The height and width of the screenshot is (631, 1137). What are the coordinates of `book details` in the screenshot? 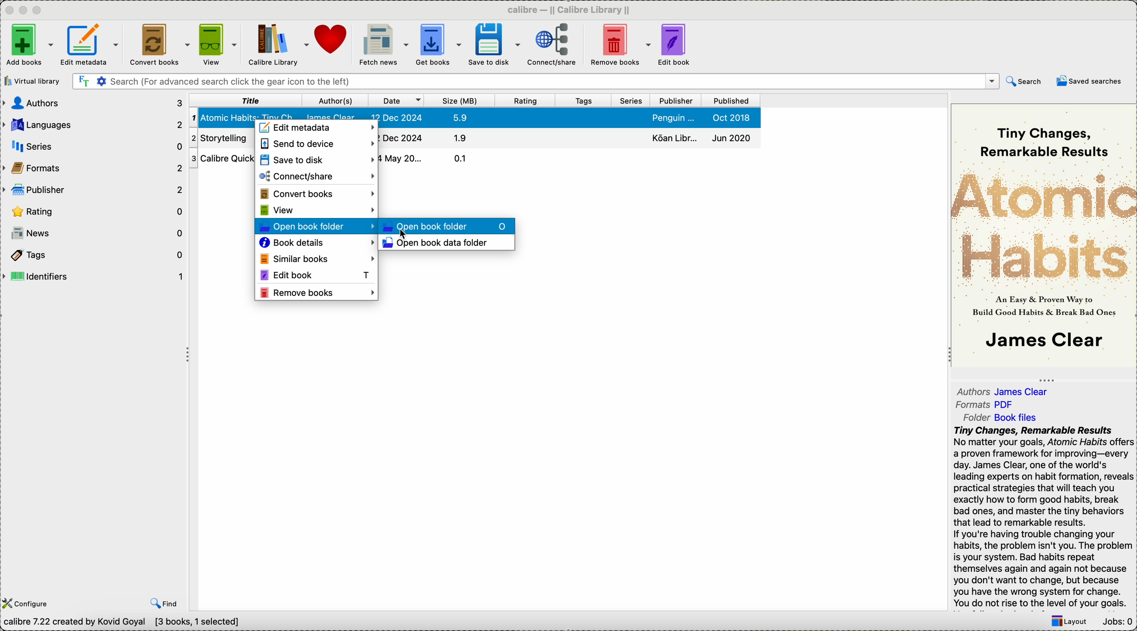 It's located at (316, 243).